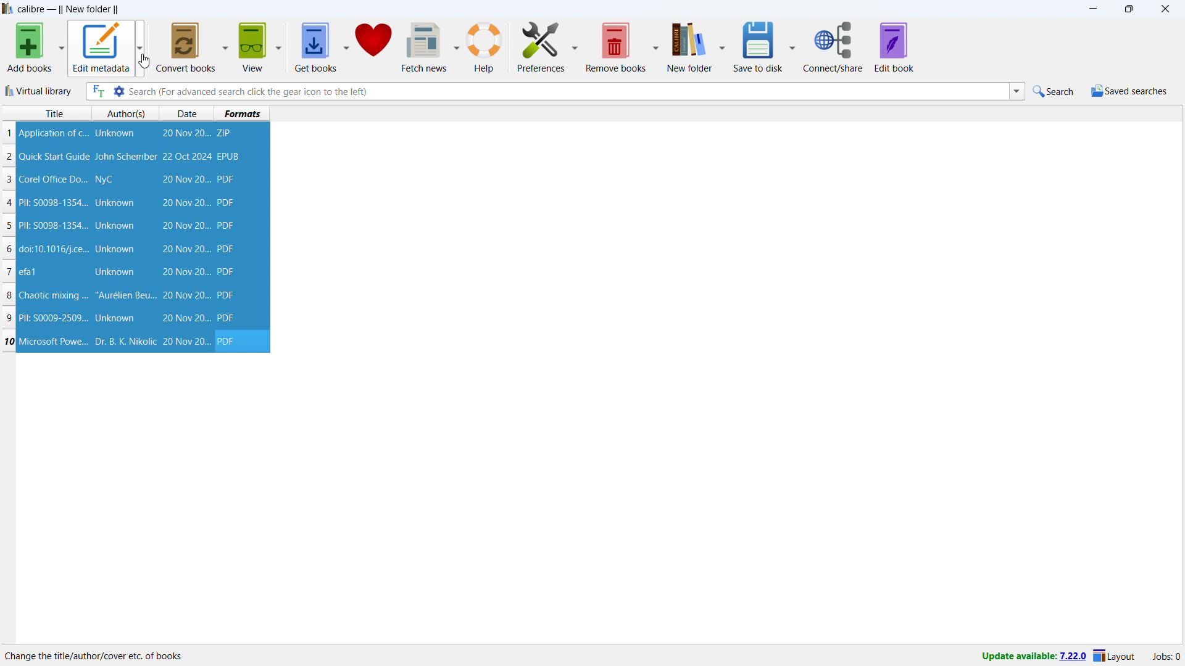 The width and height of the screenshot is (1185, 666). What do you see at coordinates (278, 47) in the screenshot?
I see `view options` at bounding box center [278, 47].